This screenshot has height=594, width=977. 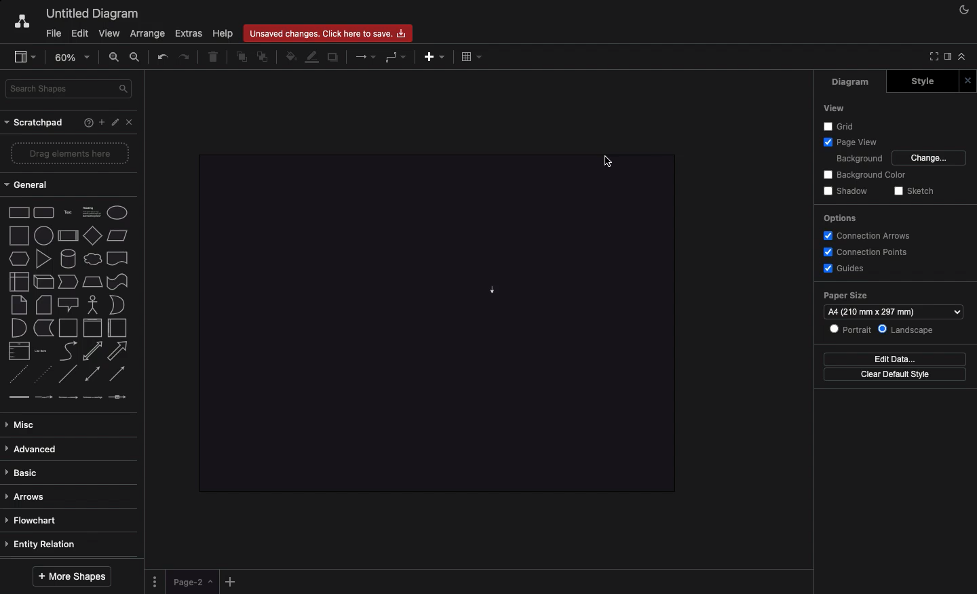 I want to click on Sidebar, so click(x=20, y=55).